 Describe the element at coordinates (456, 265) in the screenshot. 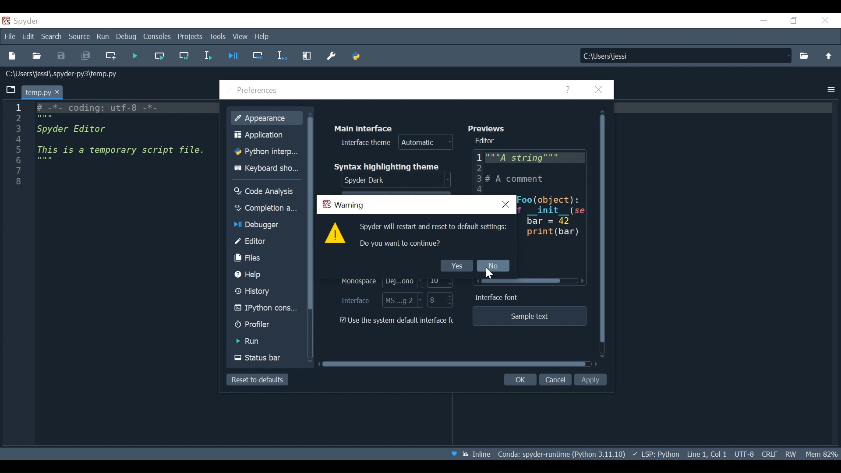

I see `Yes` at that location.